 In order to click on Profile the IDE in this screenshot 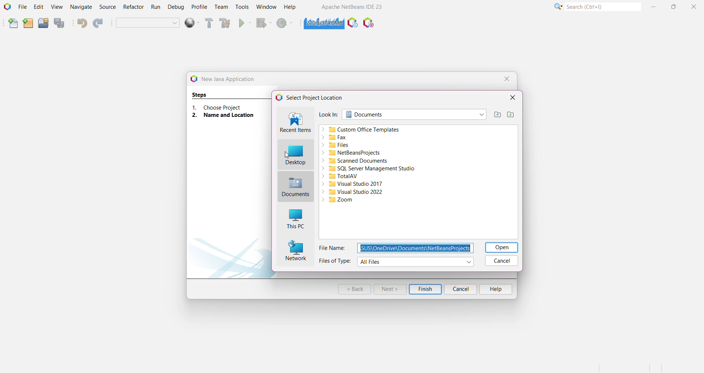, I will do `click(352, 24)`.